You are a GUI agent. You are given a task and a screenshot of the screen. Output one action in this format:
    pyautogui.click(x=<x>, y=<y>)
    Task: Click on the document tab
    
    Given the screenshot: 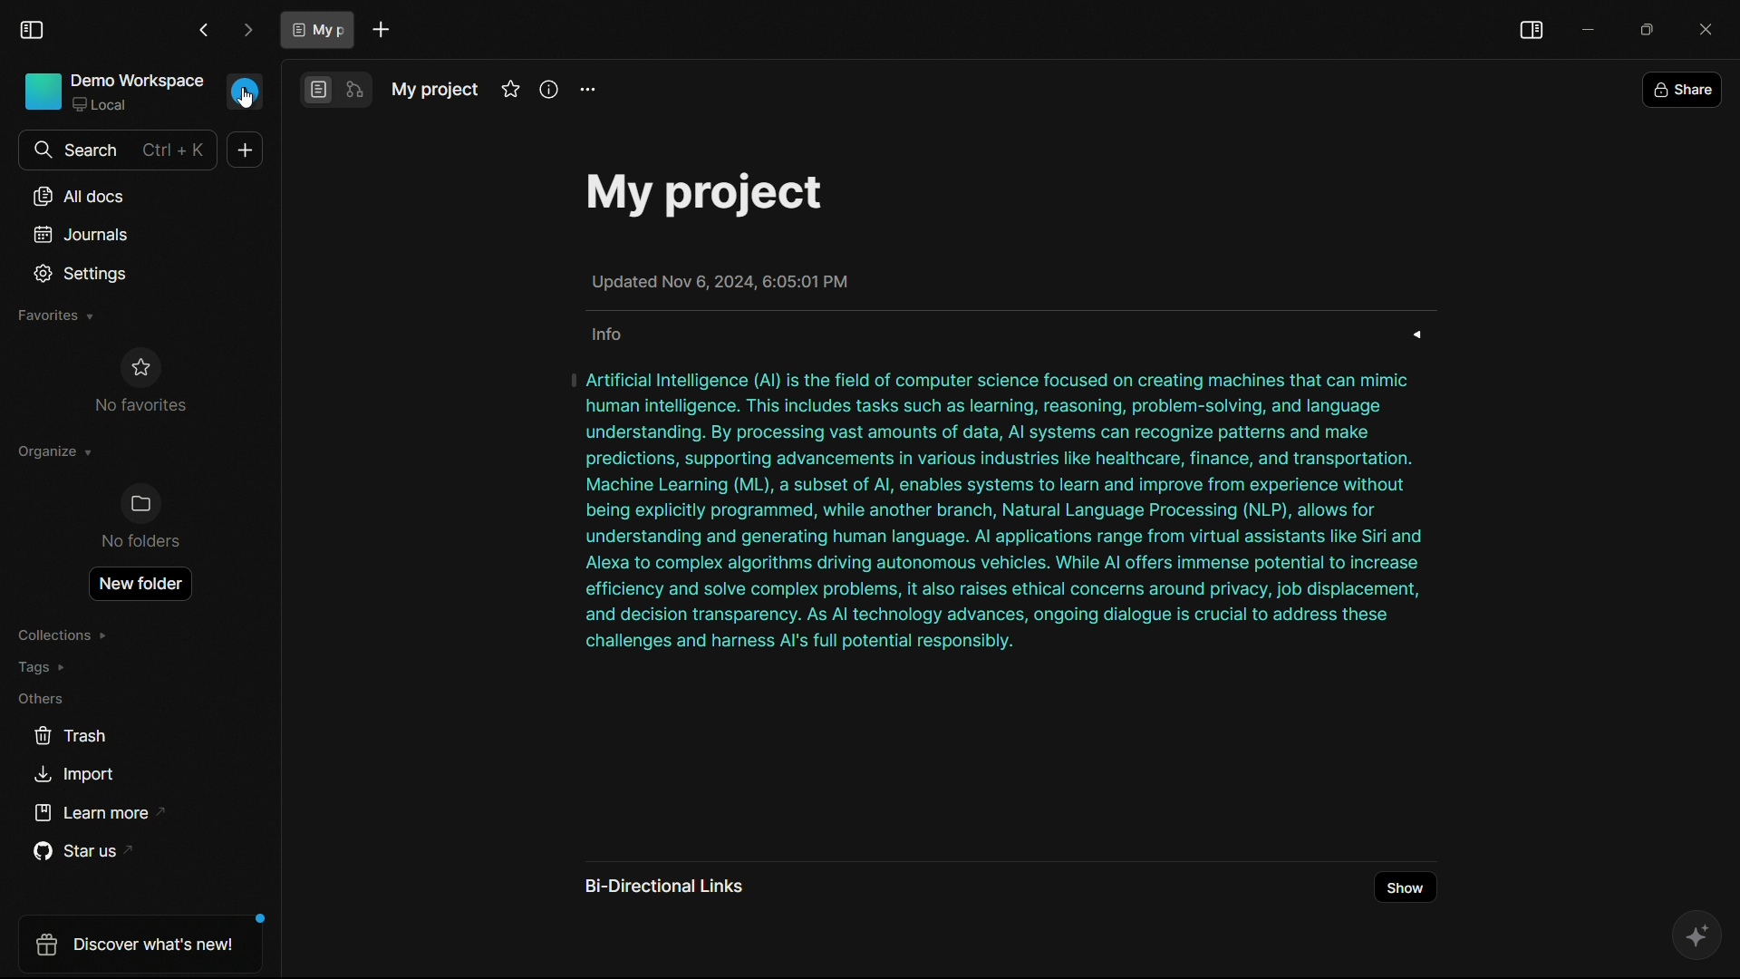 What is the action you would take?
    pyautogui.click(x=317, y=29)
    